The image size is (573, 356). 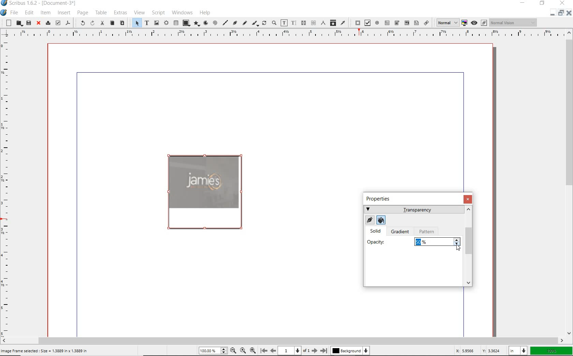 I want to click on coordinates, so click(x=474, y=351).